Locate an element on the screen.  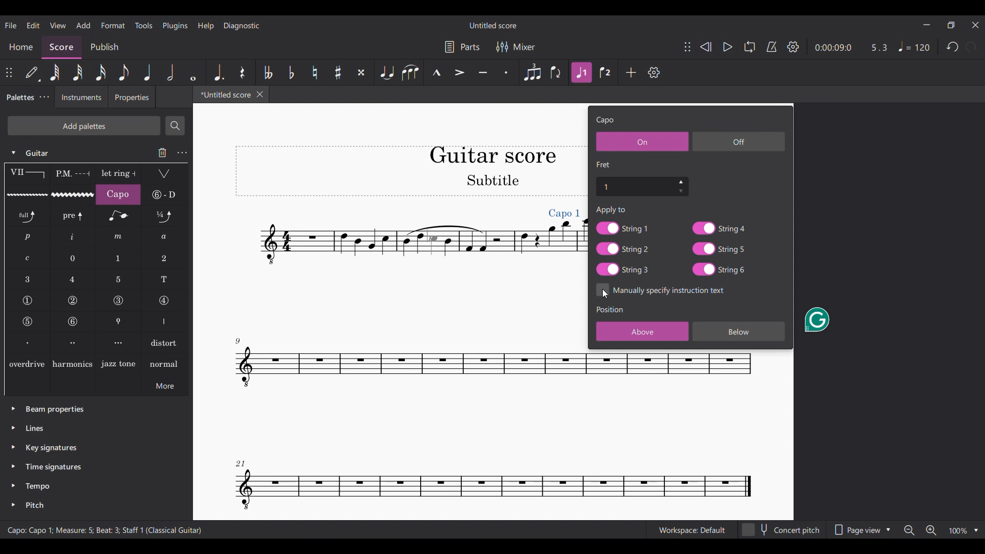
Standard bend is located at coordinates (28, 216).